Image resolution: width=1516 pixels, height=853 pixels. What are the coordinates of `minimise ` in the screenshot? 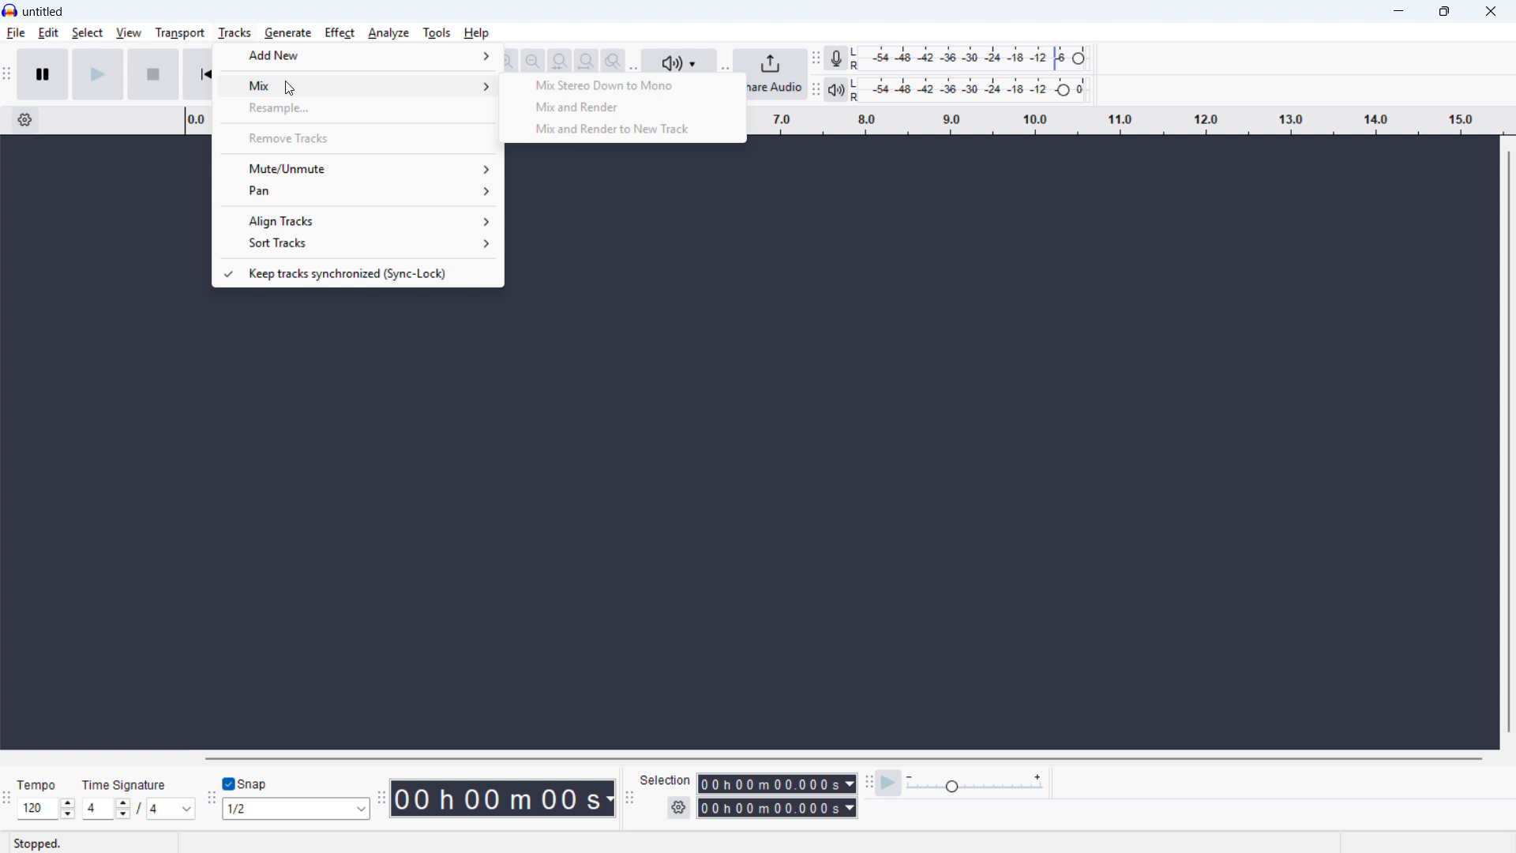 It's located at (1395, 12).